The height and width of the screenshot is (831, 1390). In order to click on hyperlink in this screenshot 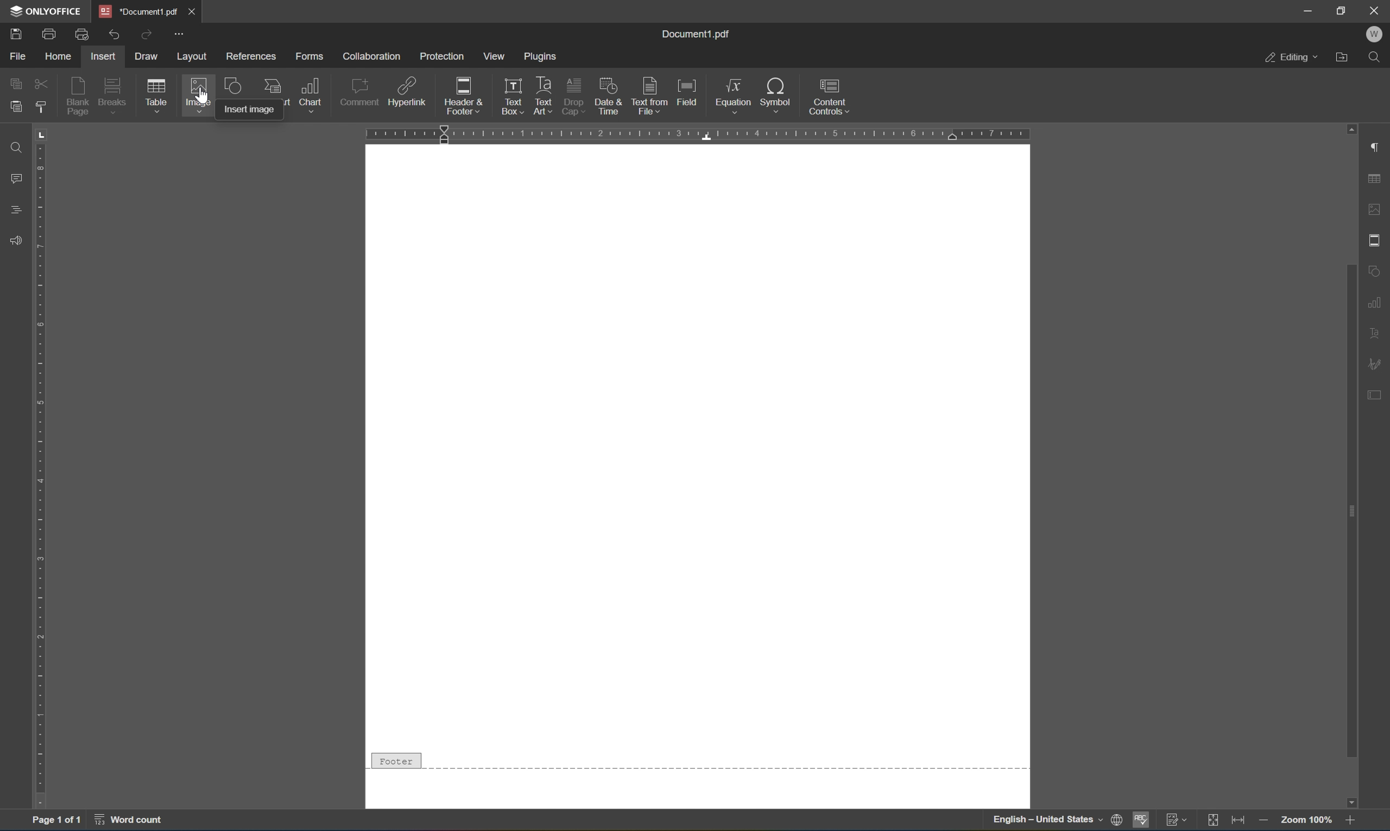, I will do `click(407, 91)`.